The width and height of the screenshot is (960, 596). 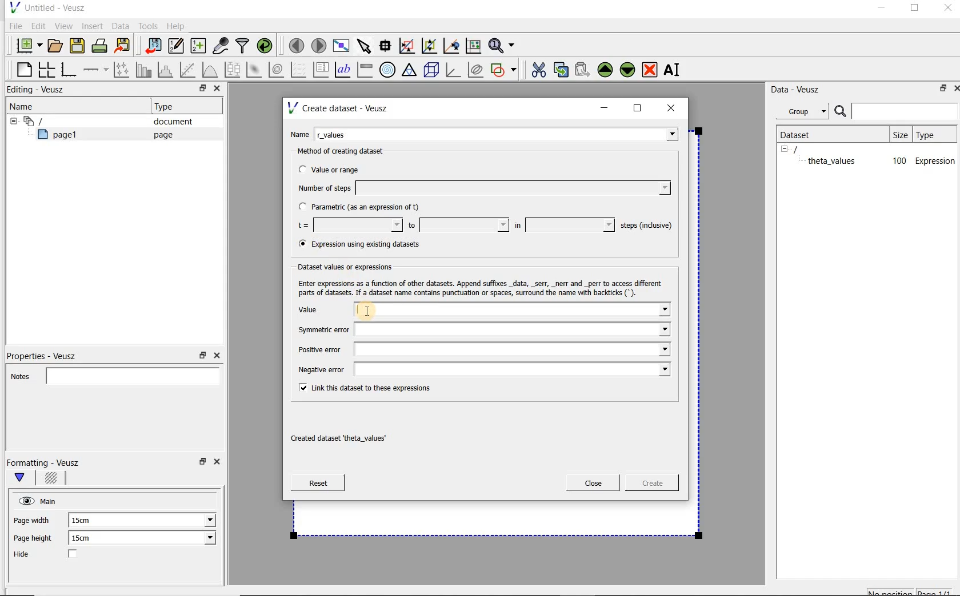 What do you see at coordinates (111, 374) in the screenshot?
I see `Notes` at bounding box center [111, 374].